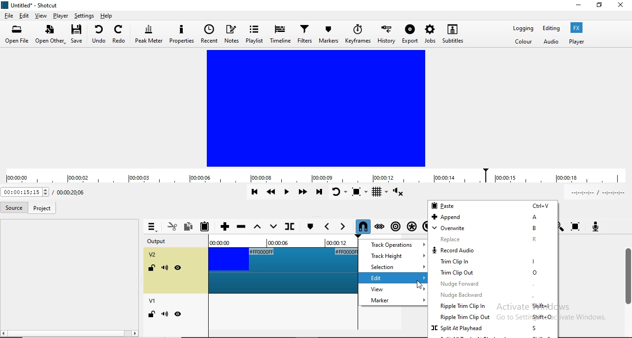  I want to click on lock, so click(151, 269).